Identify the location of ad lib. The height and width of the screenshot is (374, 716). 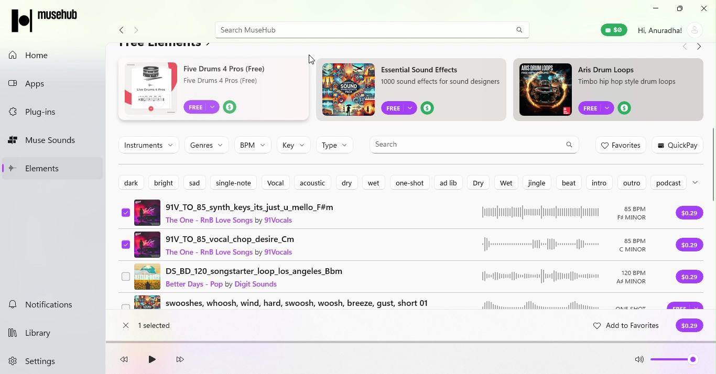
(447, 182).